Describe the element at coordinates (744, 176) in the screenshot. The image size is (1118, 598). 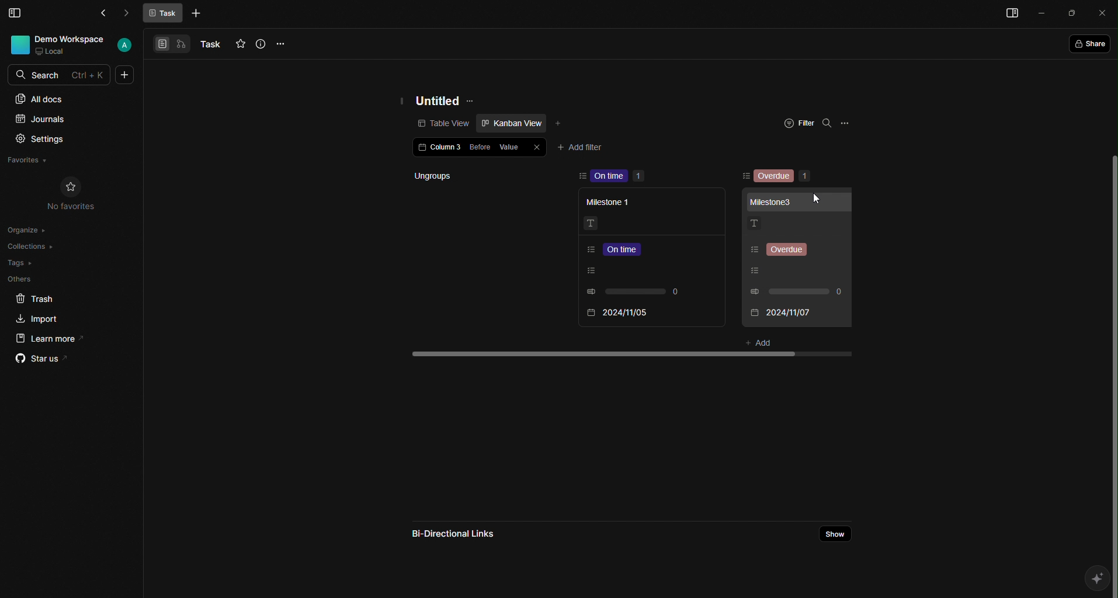
I see `Sorting` at that location.